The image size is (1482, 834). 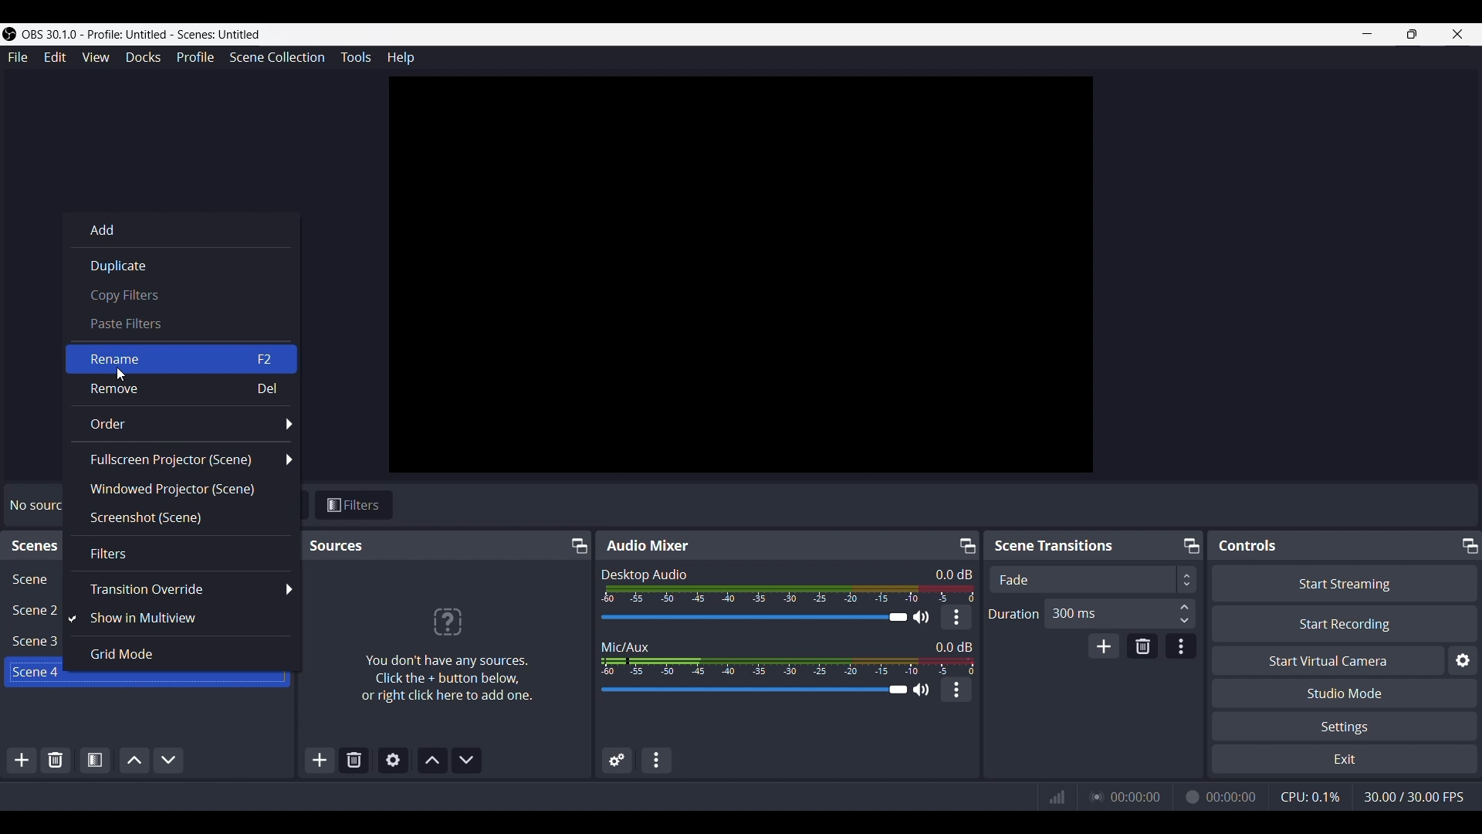 What do you see at coordinates (949, 574) in the screenshot?
I see `Audio Level Indicator` at bounding box center [949, 574].